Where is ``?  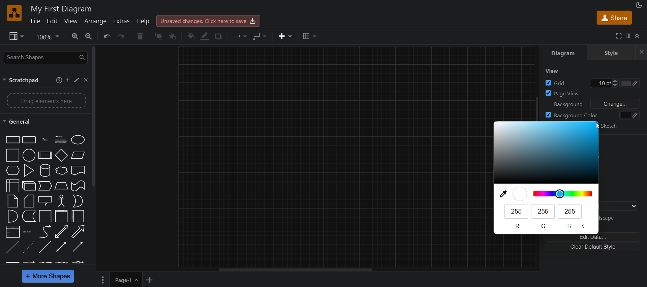
 is located at coordinates (143, 22).